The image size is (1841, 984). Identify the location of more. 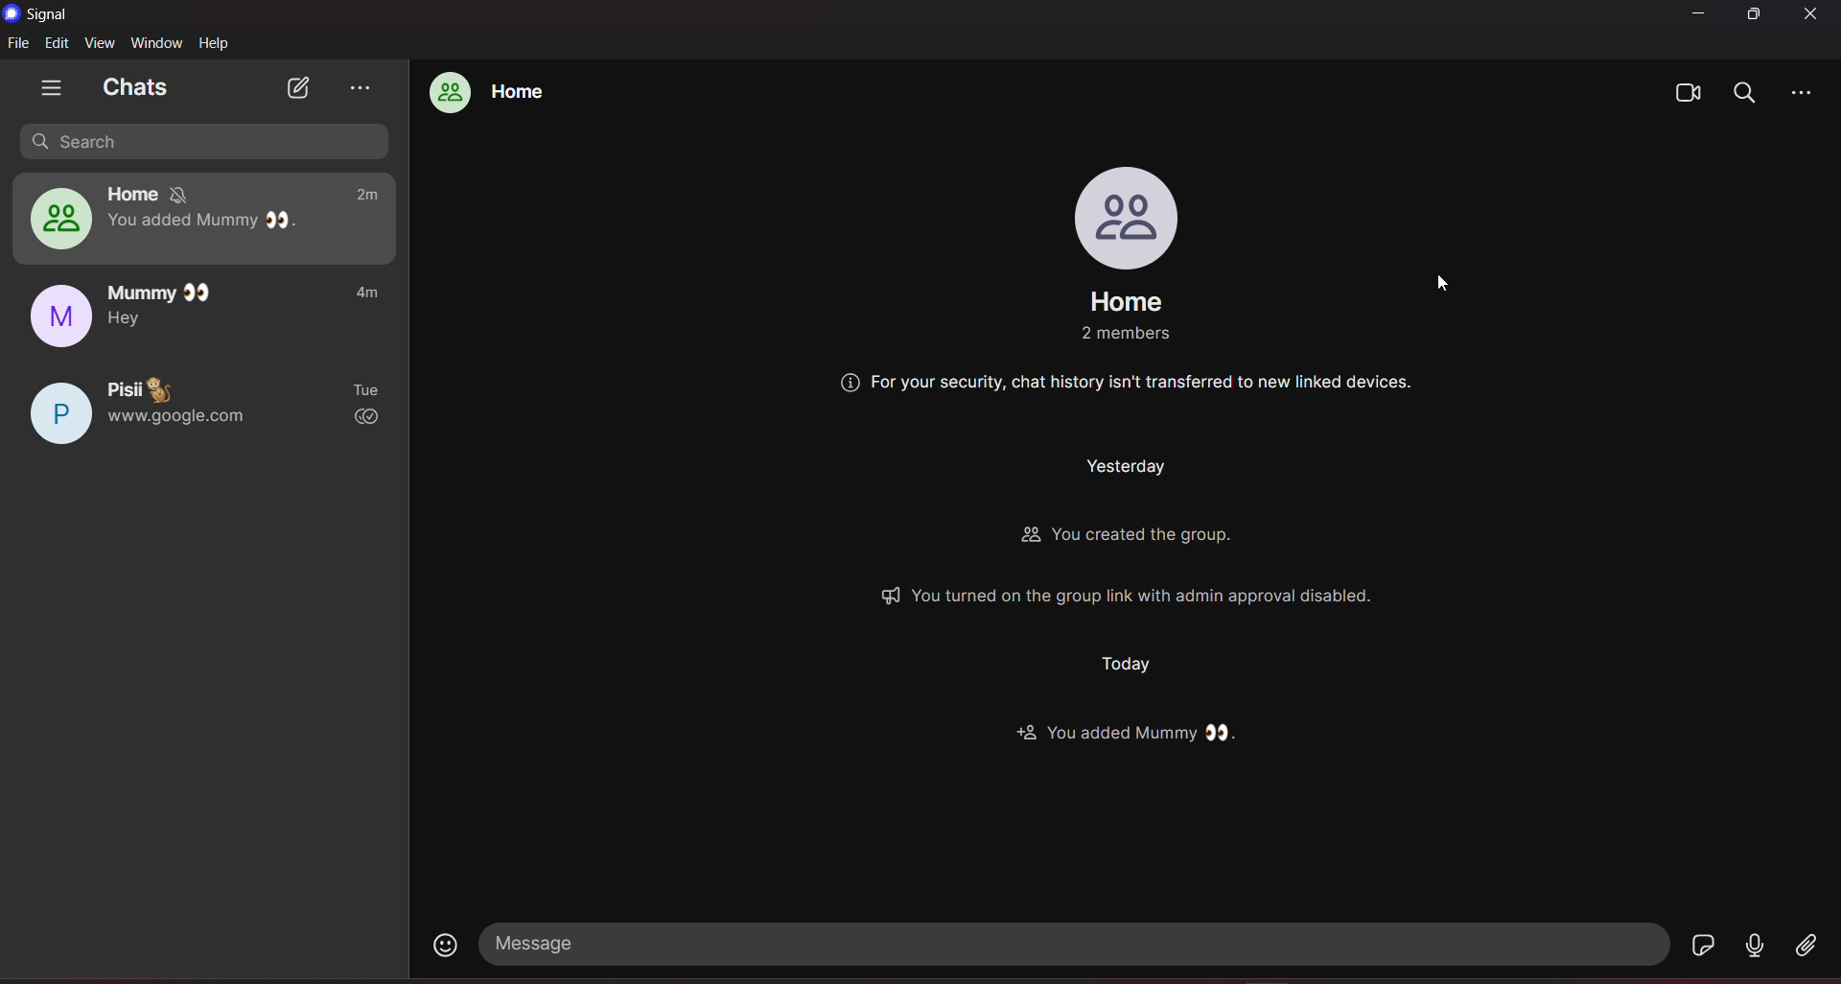
(1799, 89).